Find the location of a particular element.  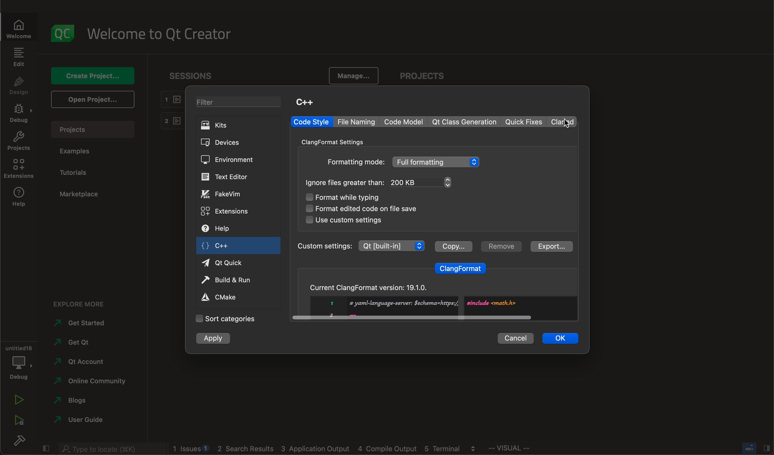

DEVICES is located at coordinates (230, 143).